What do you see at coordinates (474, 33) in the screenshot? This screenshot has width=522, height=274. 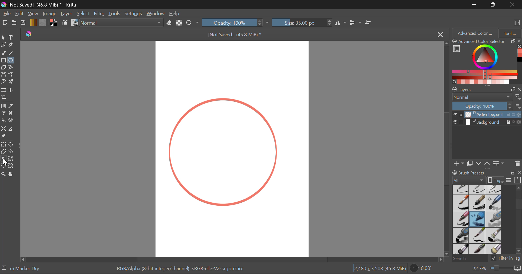 I see `Advanced Color Selector Tab Open` at bounding box center [474, 33].